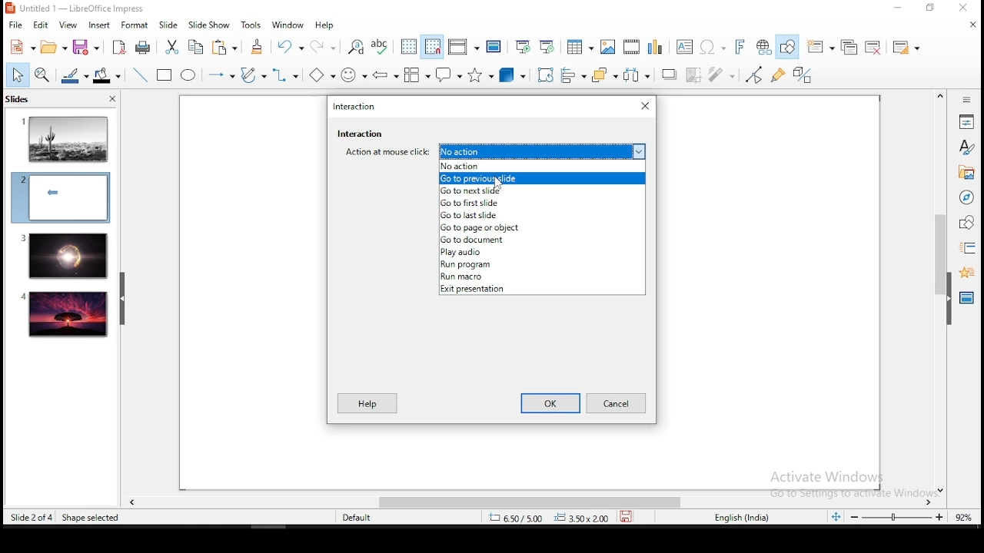 Image resolution: width=984 pixels, height=553 pixels. I want to click on close, so click(111, 101).